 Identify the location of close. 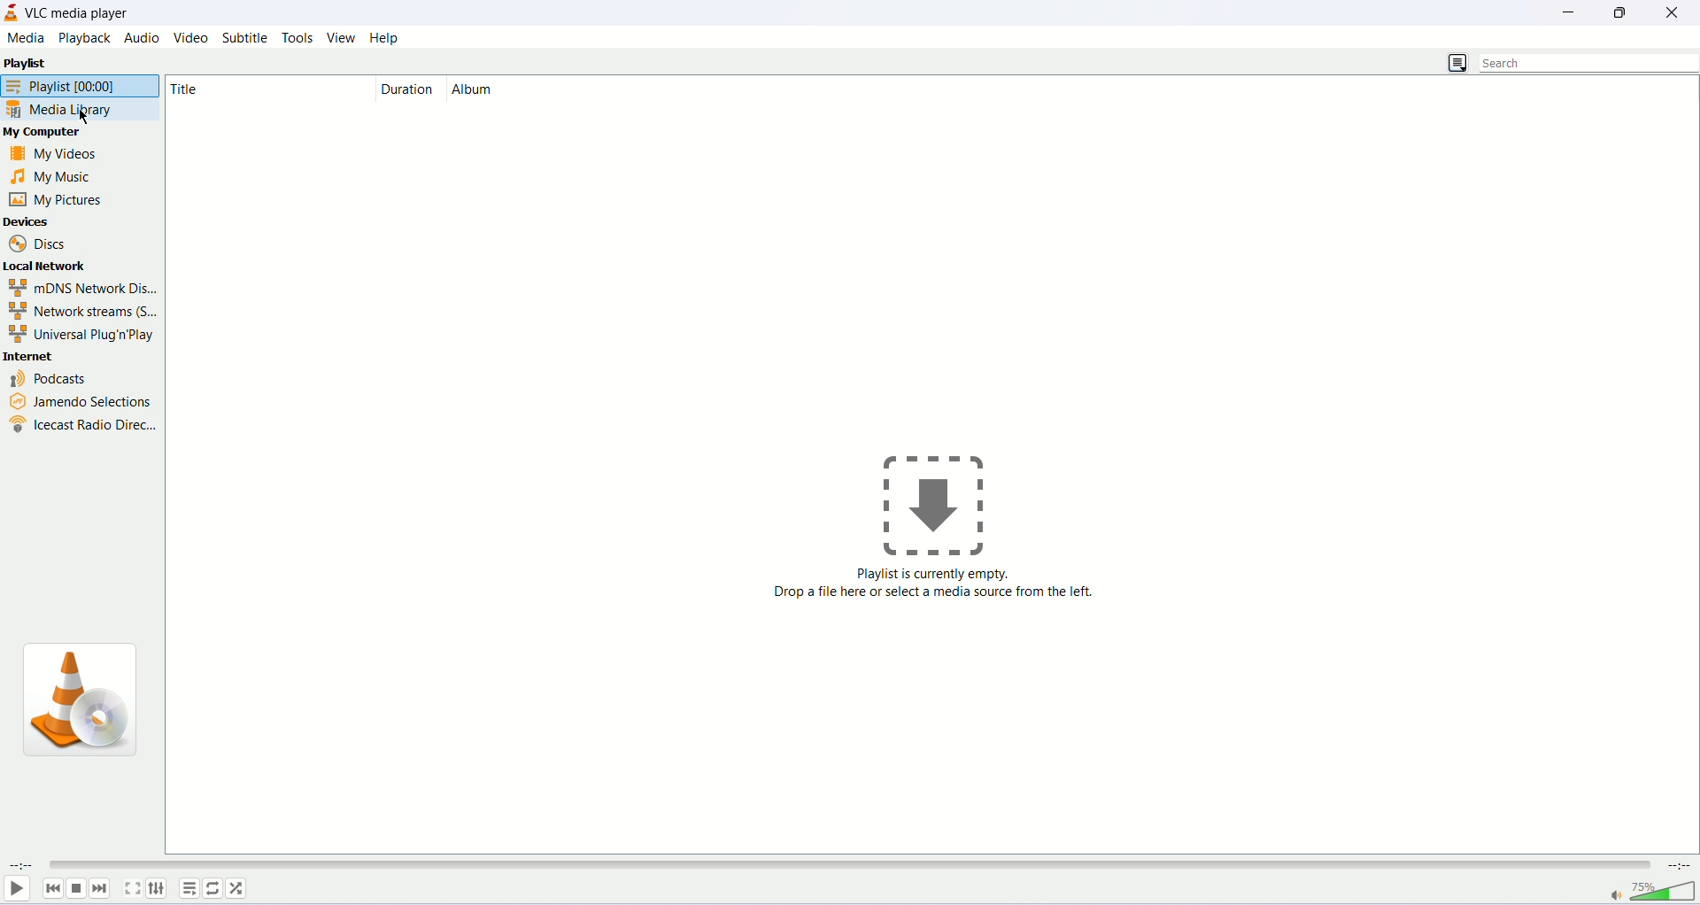
(1677, 11).